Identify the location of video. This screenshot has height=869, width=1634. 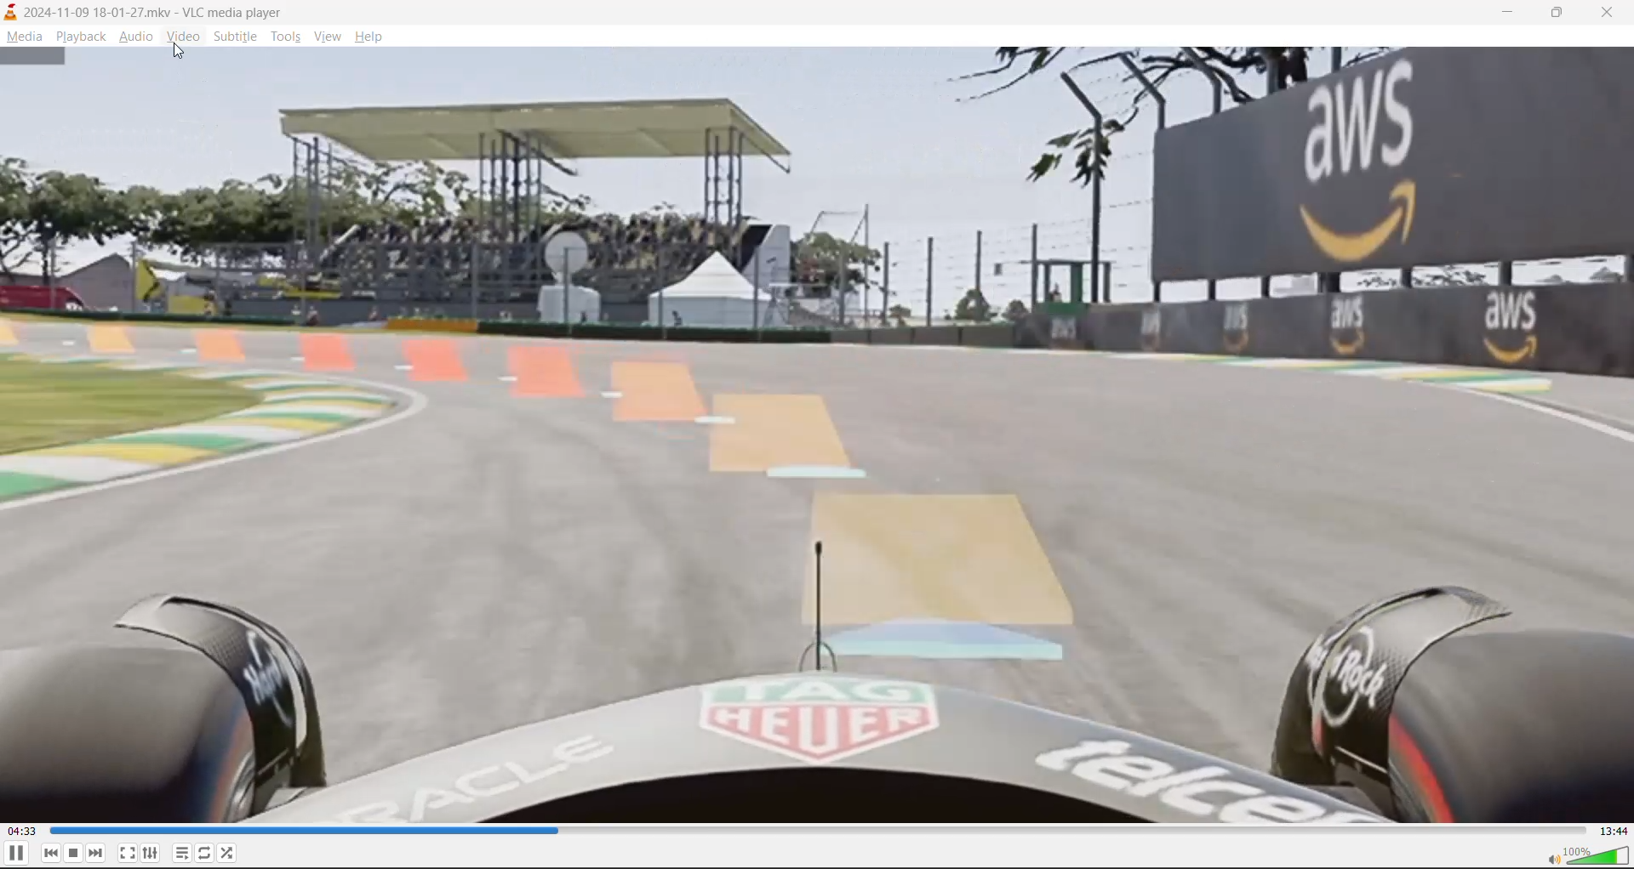
(181, 37).